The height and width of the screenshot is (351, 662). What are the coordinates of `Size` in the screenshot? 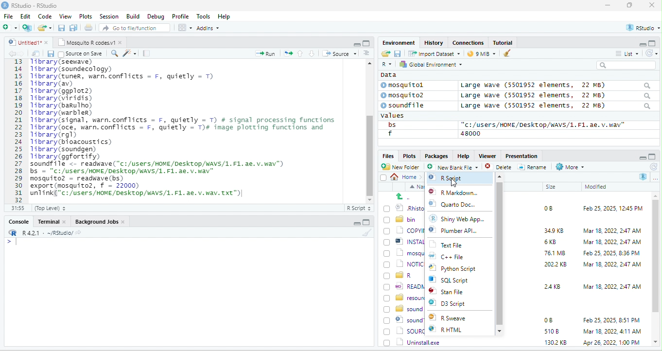 It's located at (551, 187).